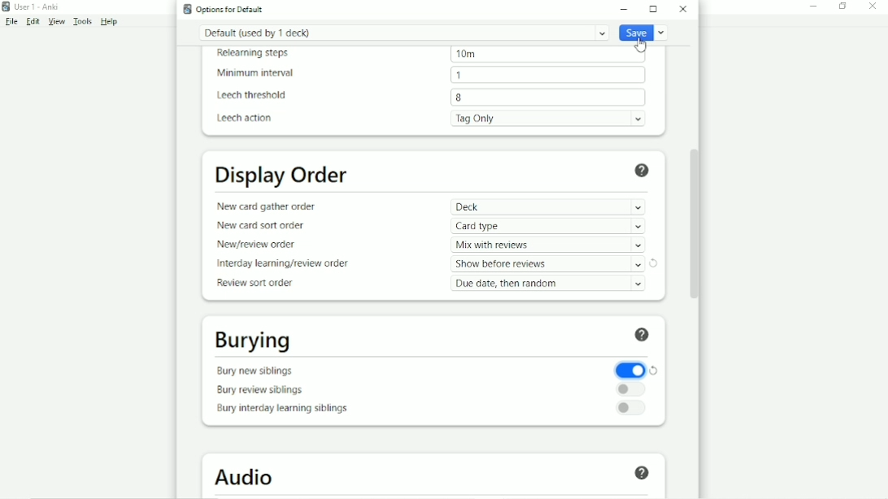 This screenshot has width=888, height=499. I want to click on Default (used by 1 deck), so click(403, 33).